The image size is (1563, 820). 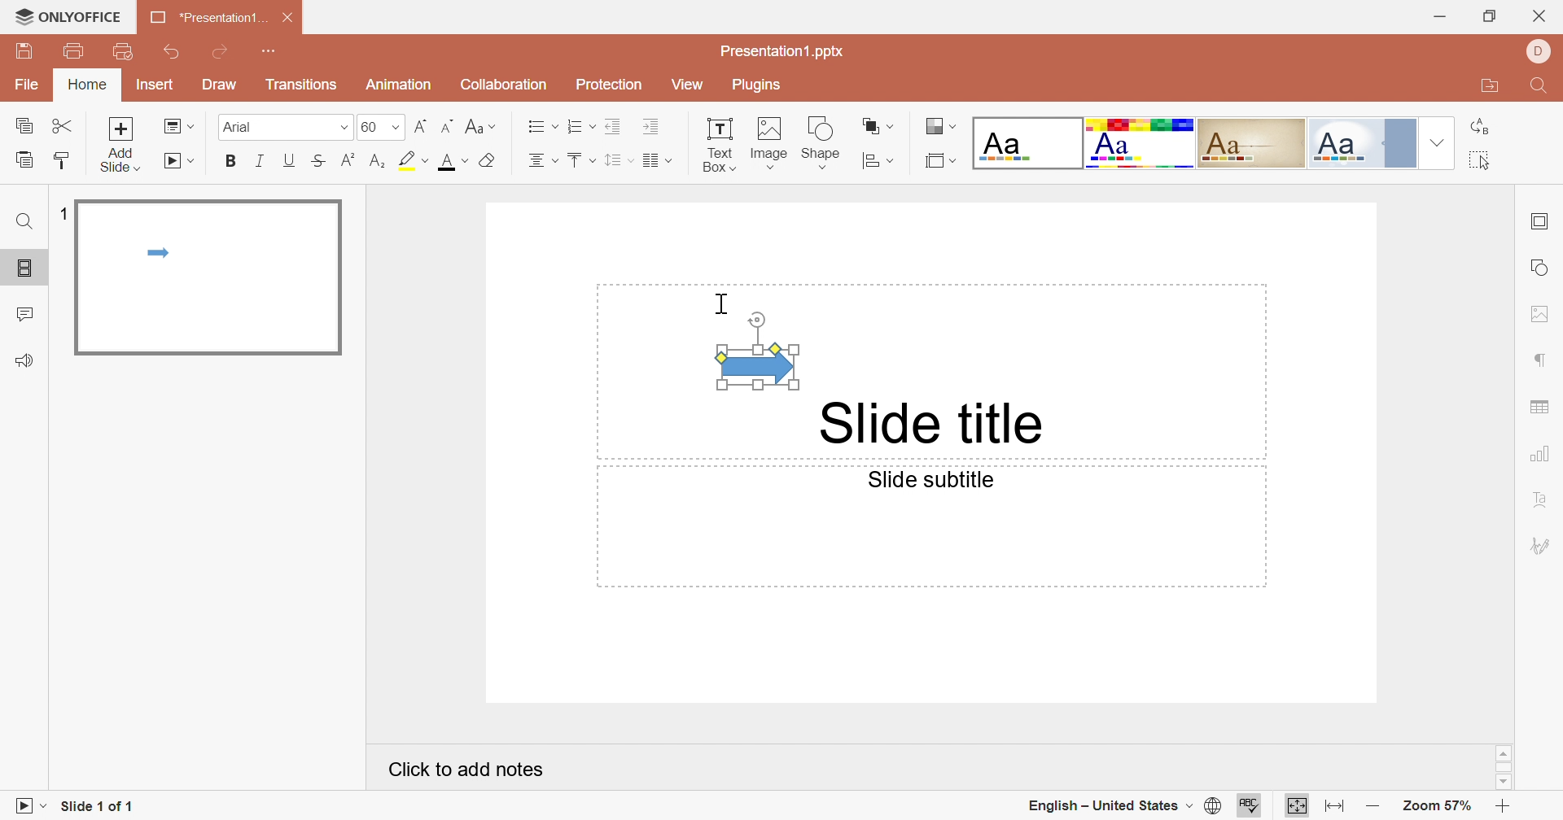 I want to click on Text box, so click(x=718, y=146).